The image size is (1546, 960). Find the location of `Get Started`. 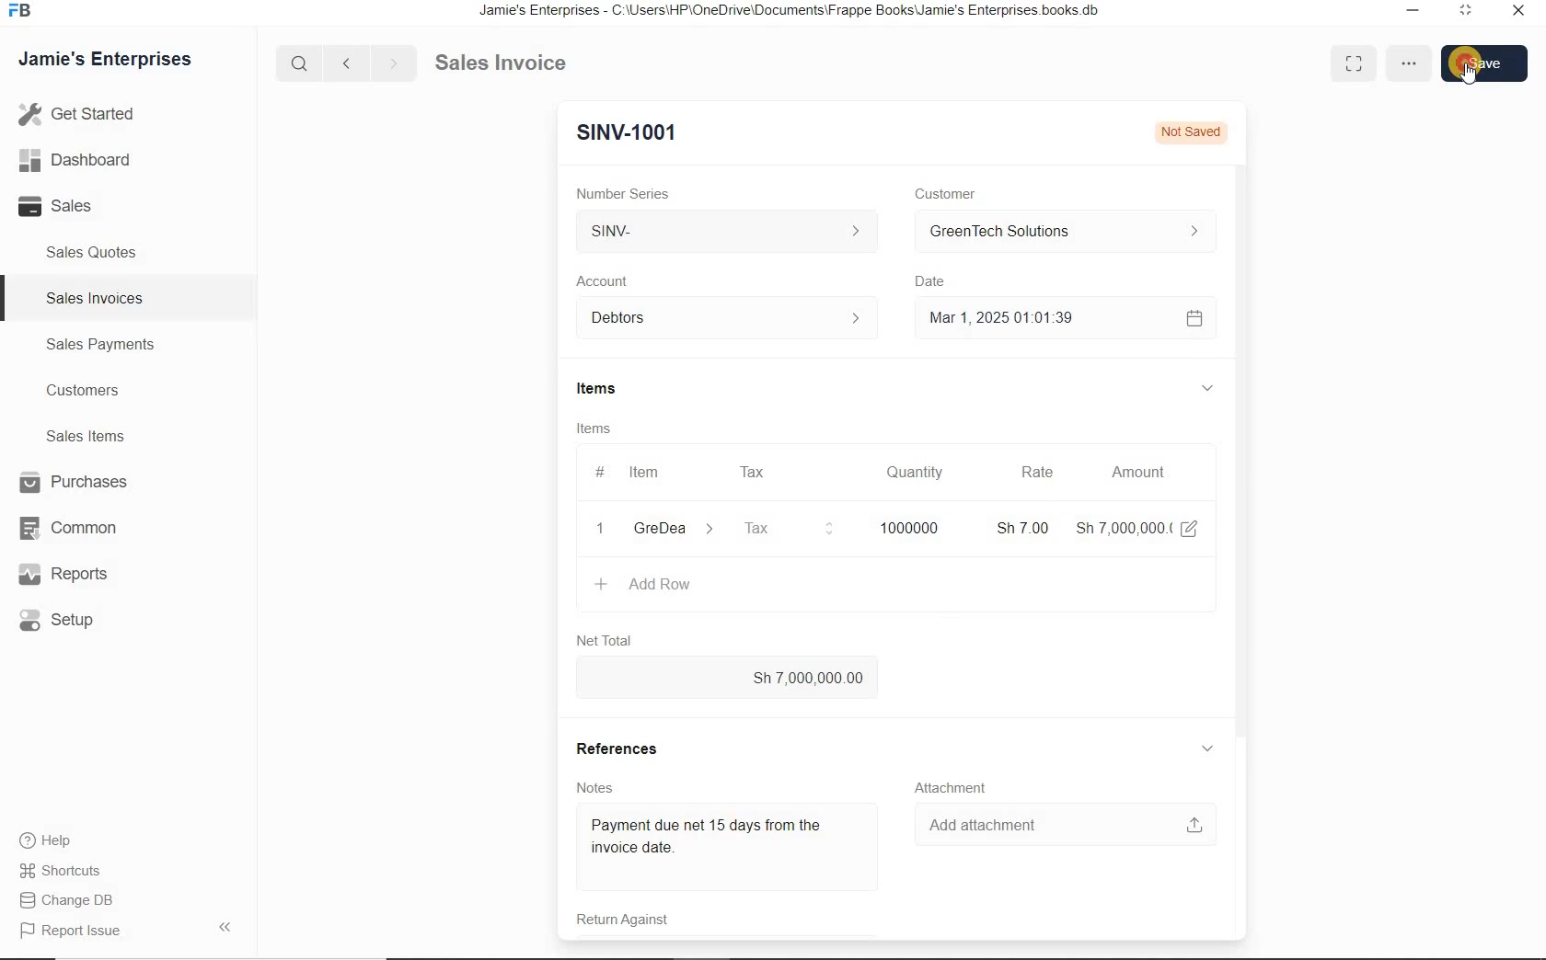

Get Started is located at coordinates (77, 116).